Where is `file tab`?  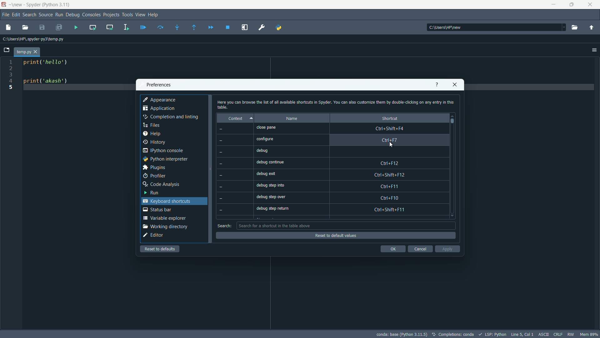 file tab is located at coordinates (27, 52).